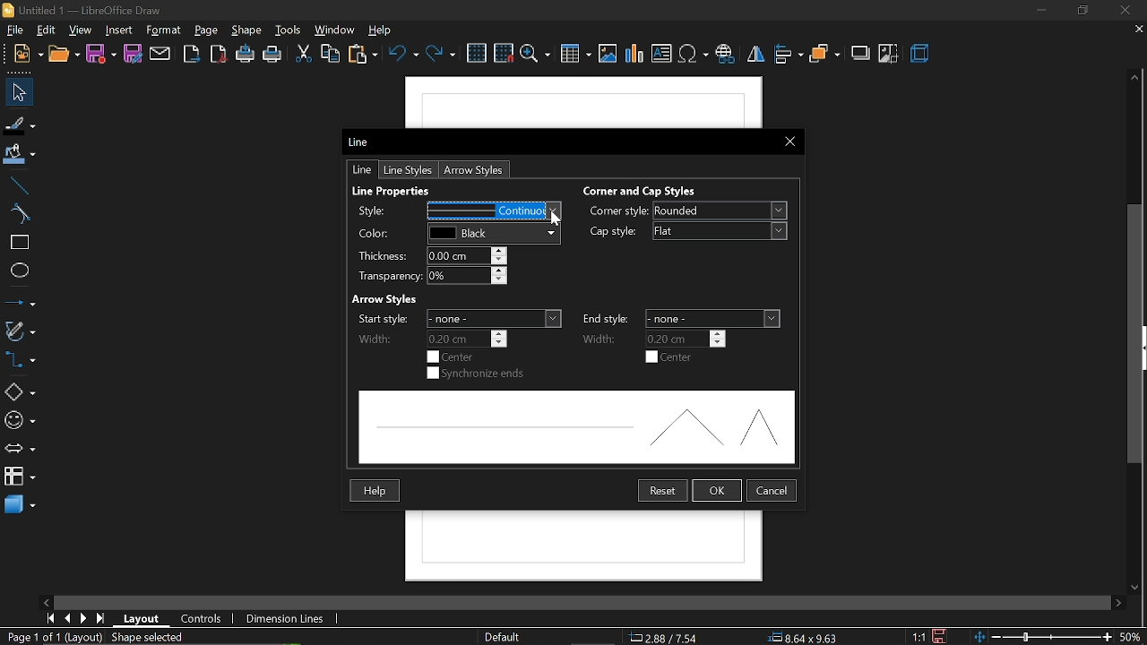  What do you see at coordinates (684, 211) in the screenshot?
I see `corner style` at bounding box center [684, 211].